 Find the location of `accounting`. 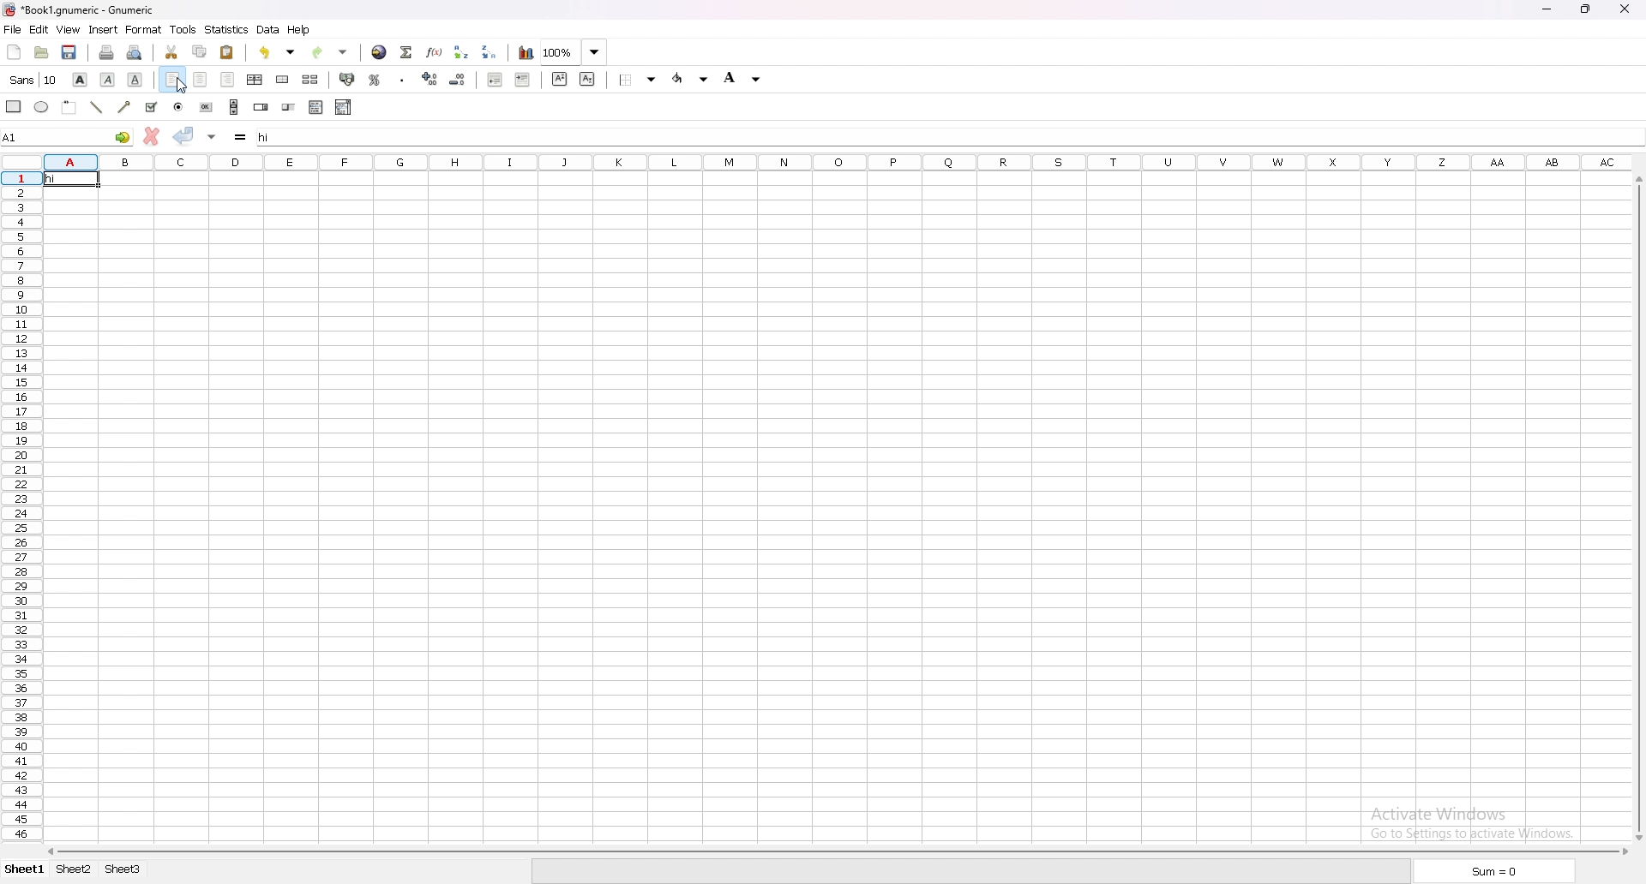

accounting is located at coordinates (349, 79).